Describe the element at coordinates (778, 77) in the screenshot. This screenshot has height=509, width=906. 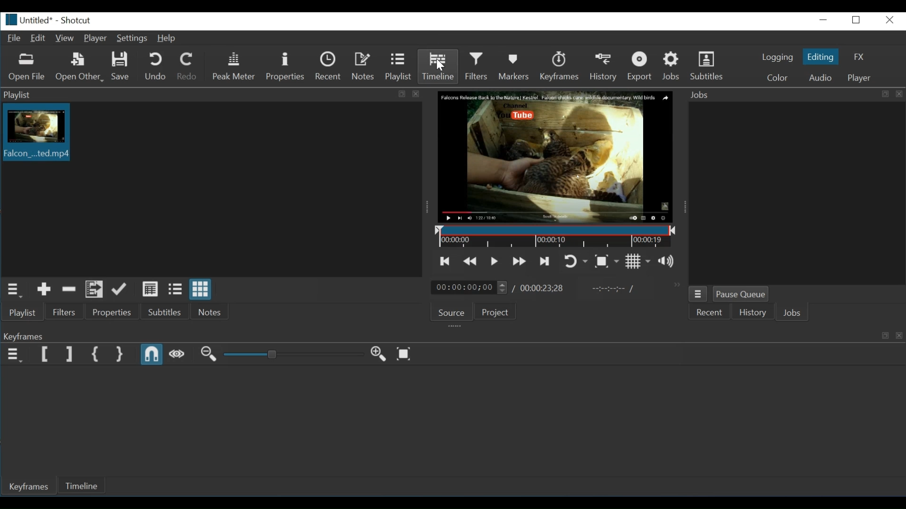
I see `Color` at that location.